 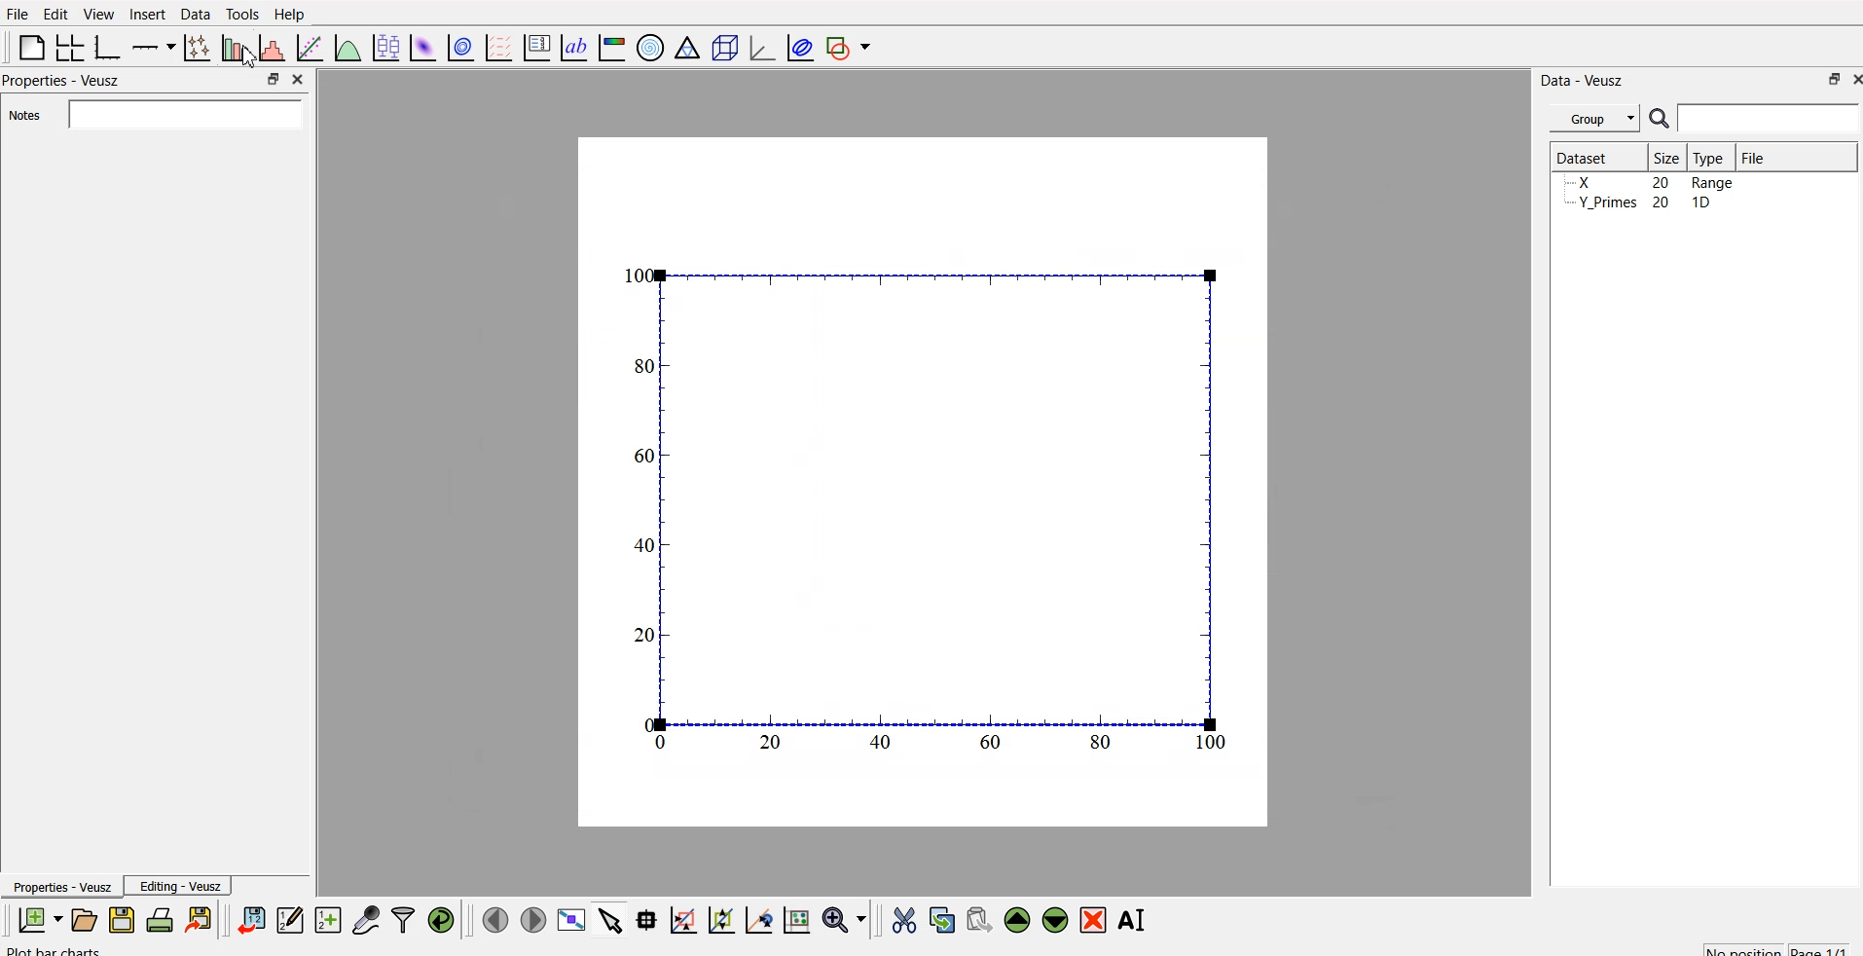 I want to click on | Size, so click(x=1668, y=157).